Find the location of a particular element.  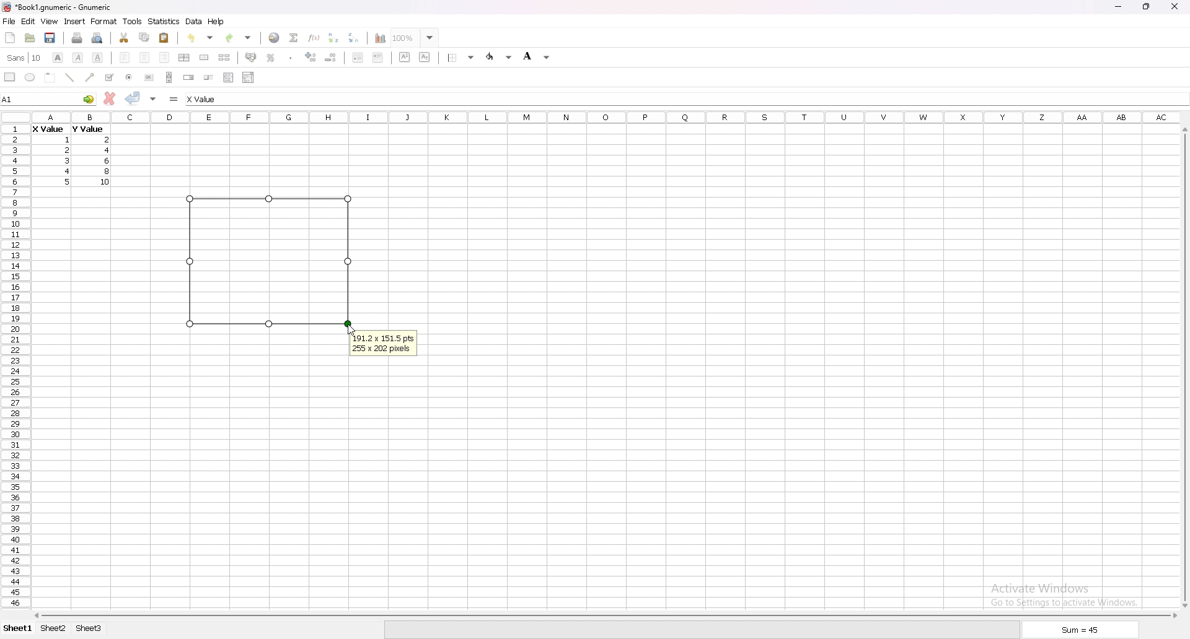

resize is located at coordinates (1147, 7).